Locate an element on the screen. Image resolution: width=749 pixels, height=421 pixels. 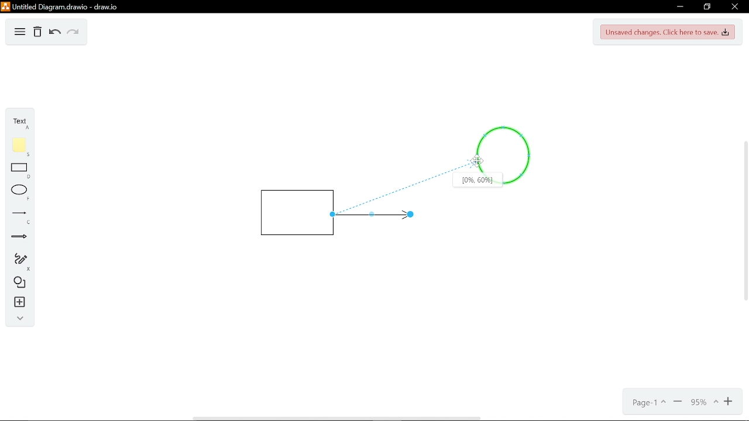
Close is located at coordinates (734, 7).